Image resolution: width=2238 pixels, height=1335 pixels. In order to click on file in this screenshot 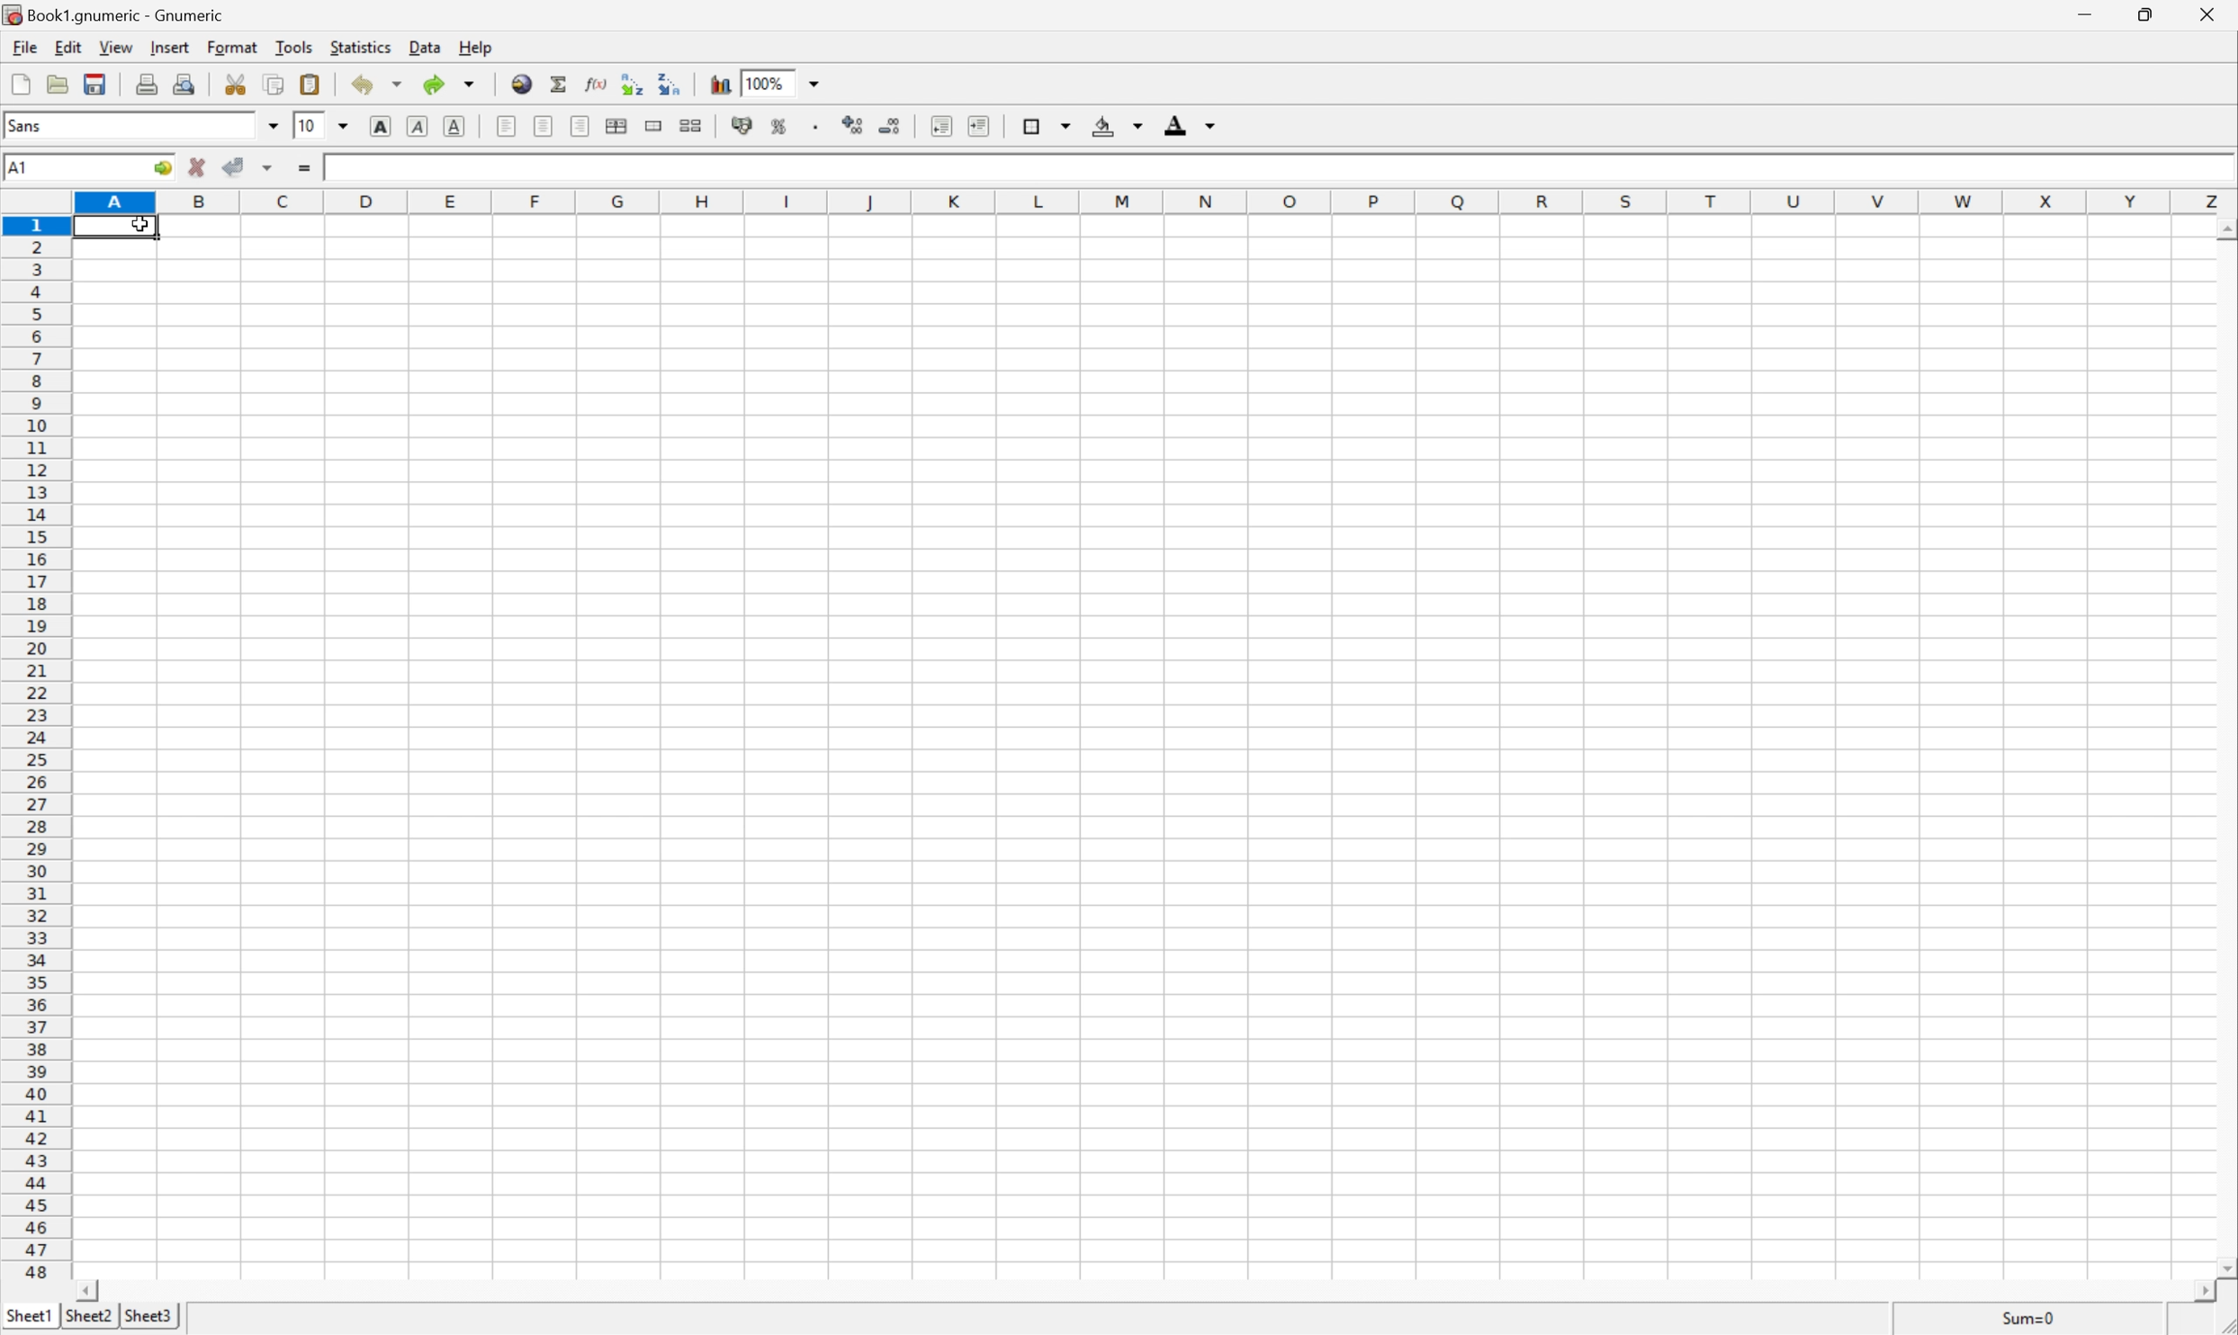, I will do `click(24, 46)`.